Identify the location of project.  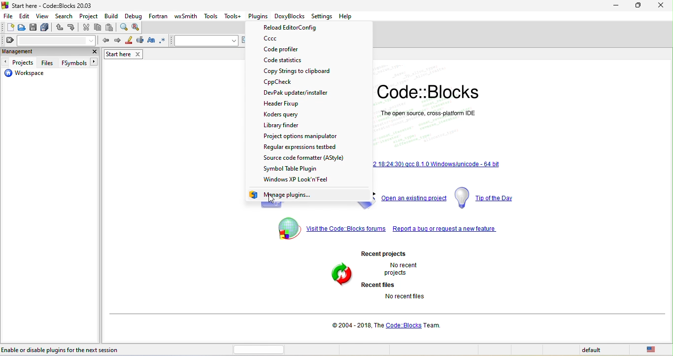
(86, 15).